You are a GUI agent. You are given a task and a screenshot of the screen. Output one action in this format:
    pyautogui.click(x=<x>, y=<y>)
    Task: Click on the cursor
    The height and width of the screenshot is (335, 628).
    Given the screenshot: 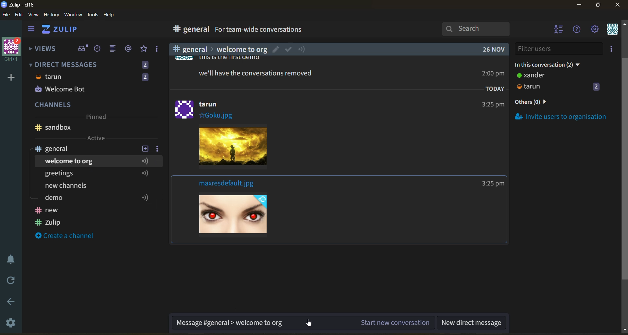 What is the action you would take?
    pyautogui.click(x=309, y=324)
    